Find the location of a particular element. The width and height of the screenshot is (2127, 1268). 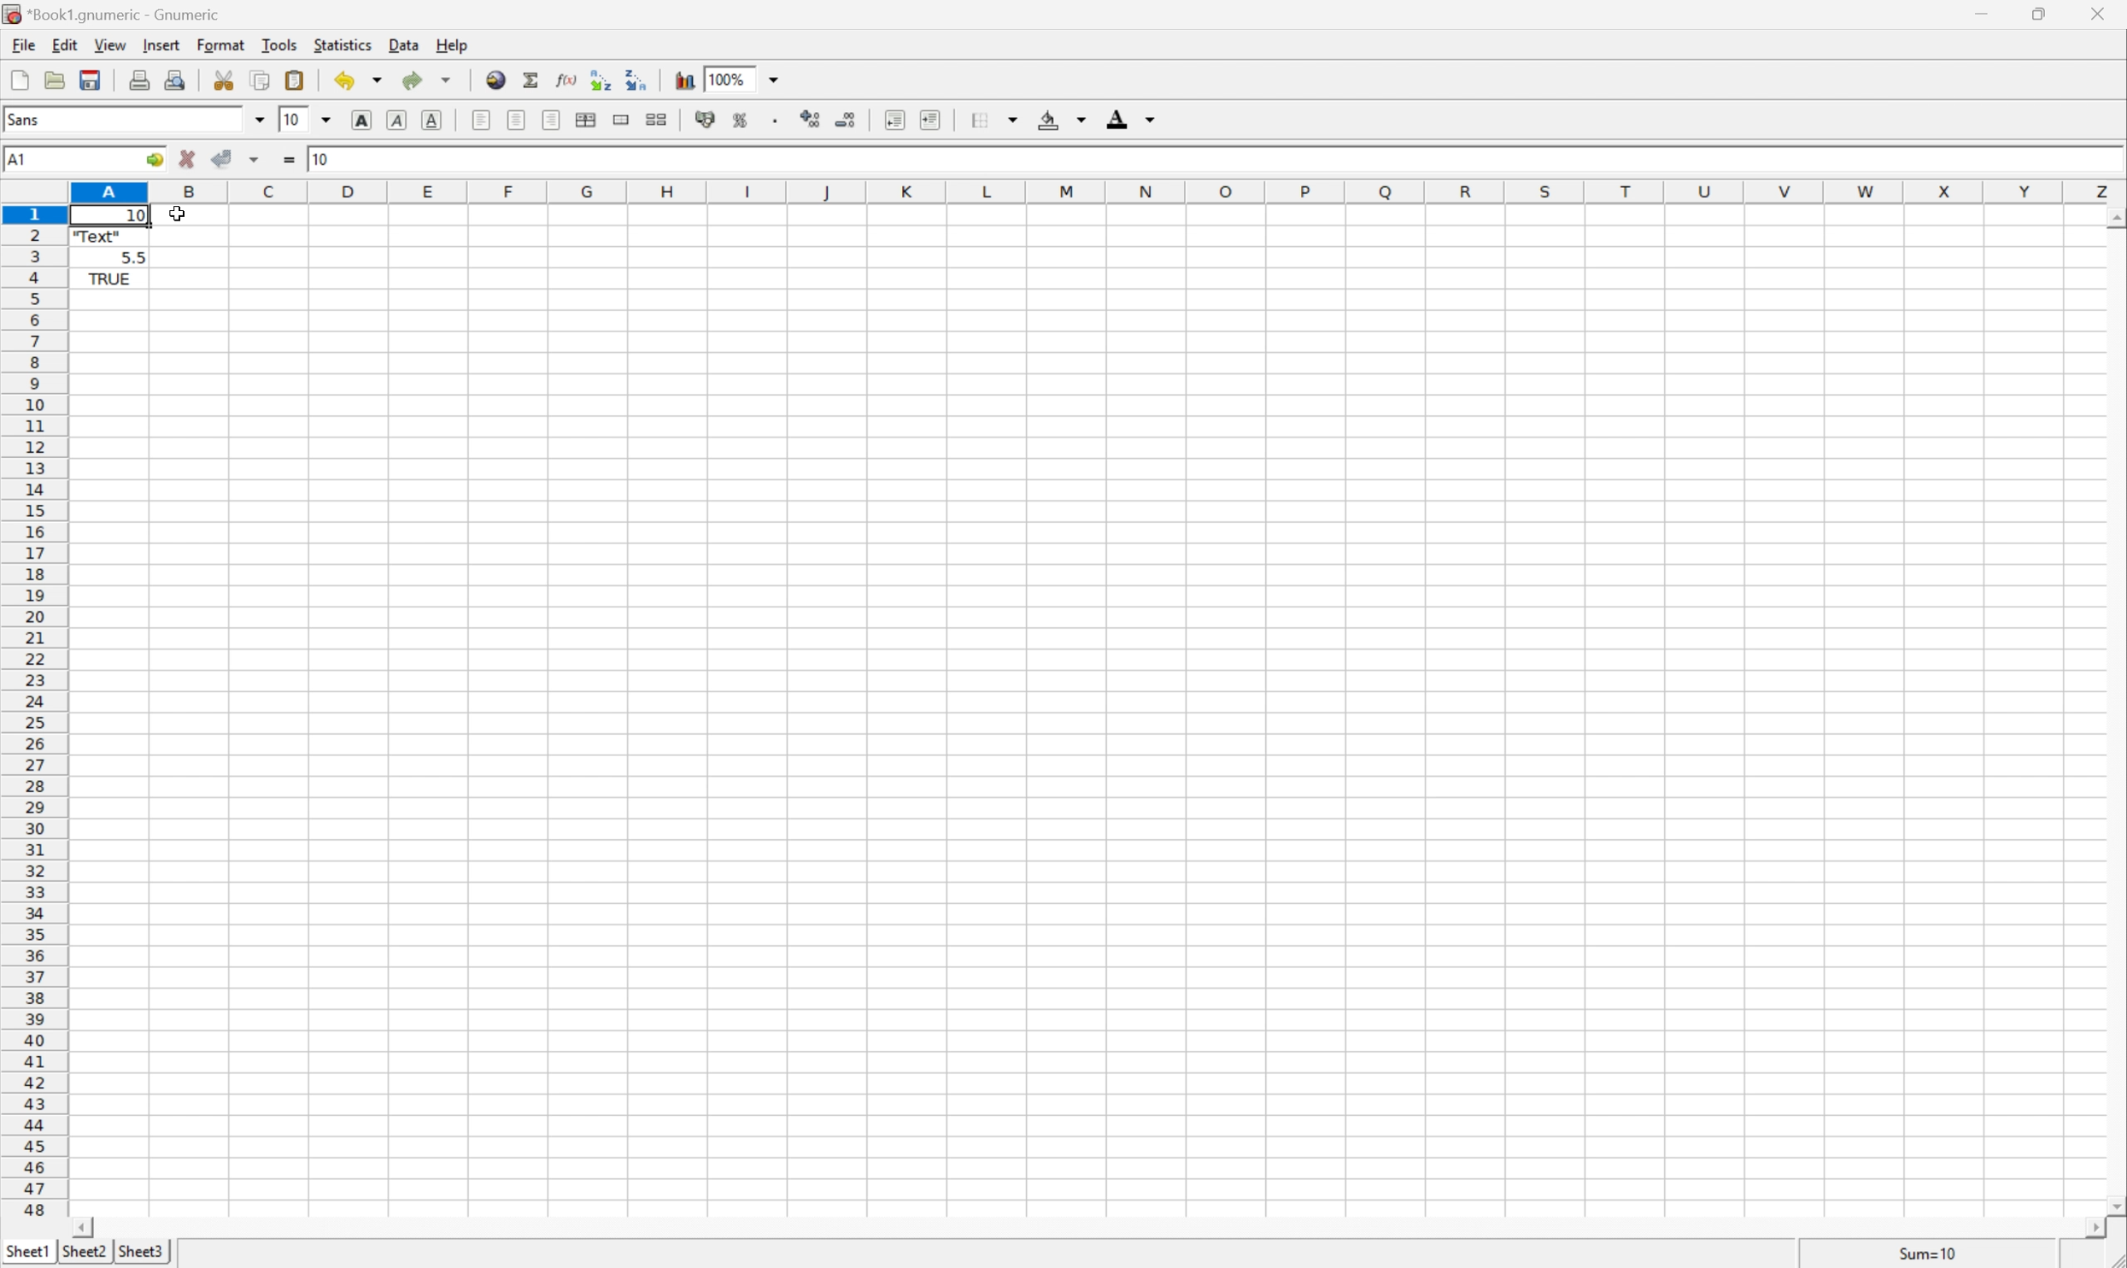

Cut clipboard is located at coordinates (224, 79).